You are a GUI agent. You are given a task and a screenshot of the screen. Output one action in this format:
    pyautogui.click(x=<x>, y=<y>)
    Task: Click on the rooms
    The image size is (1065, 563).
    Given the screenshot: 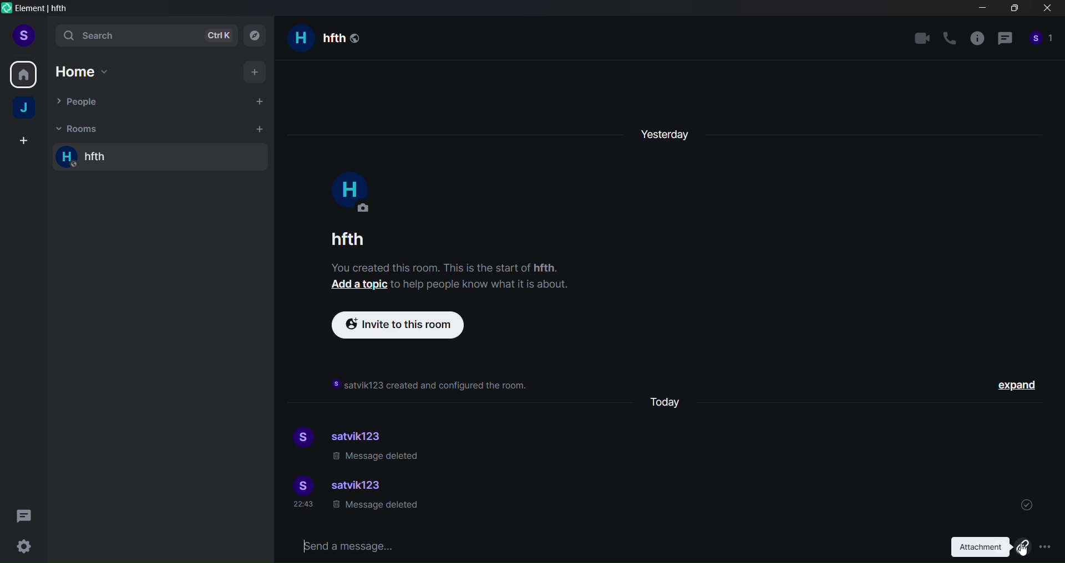 What is the action you would take?
    pyautogui.click(x=78, y=127)
    